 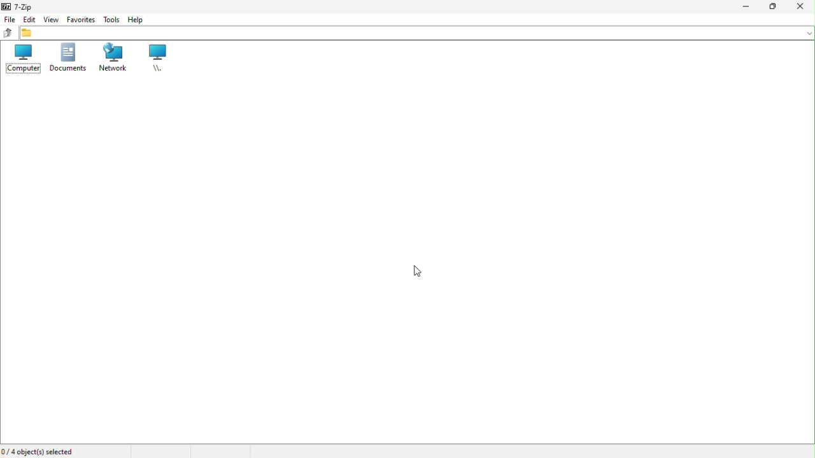 I want to click on Four object selected, so click(x=47, y=451).